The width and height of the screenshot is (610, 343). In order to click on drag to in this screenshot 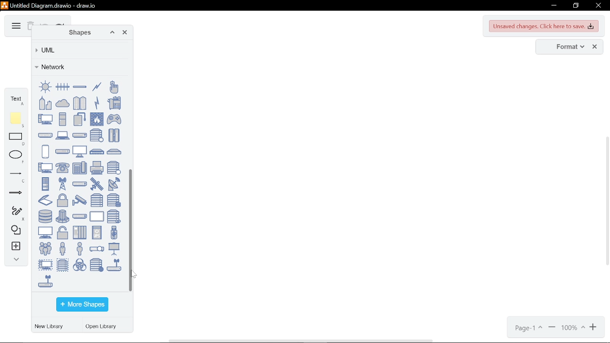, I will do `click(133, 273)`.